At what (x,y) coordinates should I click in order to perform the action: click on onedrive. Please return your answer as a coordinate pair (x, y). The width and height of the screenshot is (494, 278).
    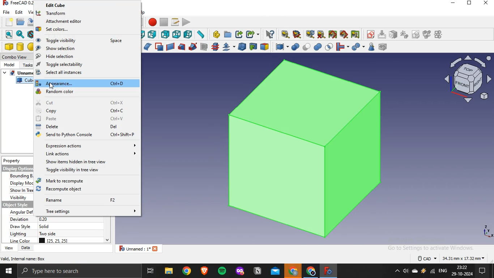
    Looking at the image, I should click on (415, 271).